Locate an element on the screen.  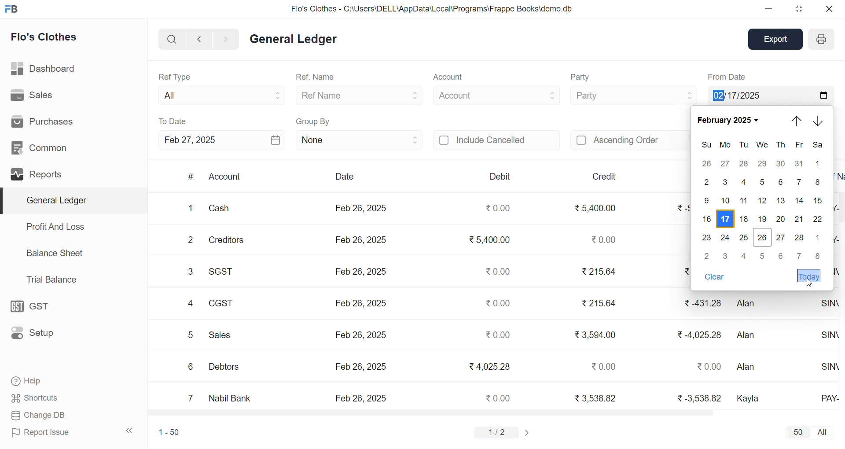
Feb 26, 2025 is located at coordinates (361, 398).